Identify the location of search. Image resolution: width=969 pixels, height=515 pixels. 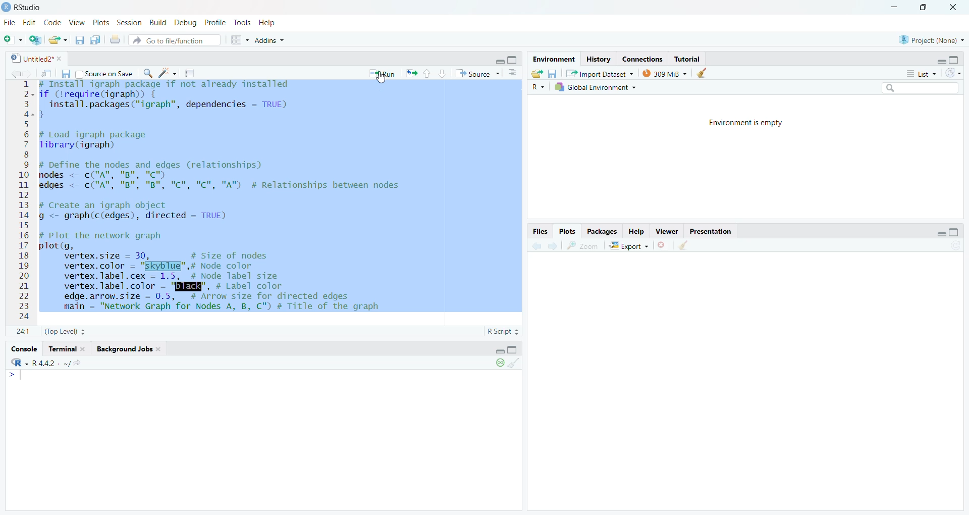
(150, 73).